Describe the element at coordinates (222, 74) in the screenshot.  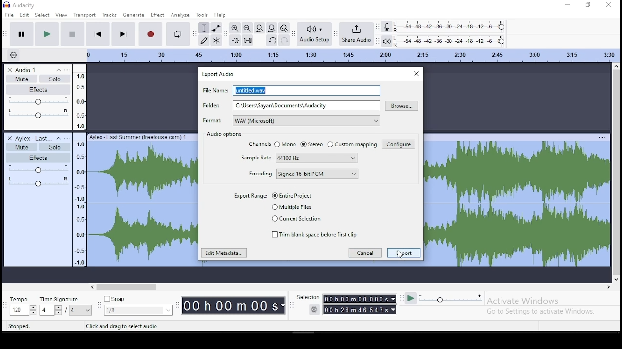
I see `export audio` at that location.